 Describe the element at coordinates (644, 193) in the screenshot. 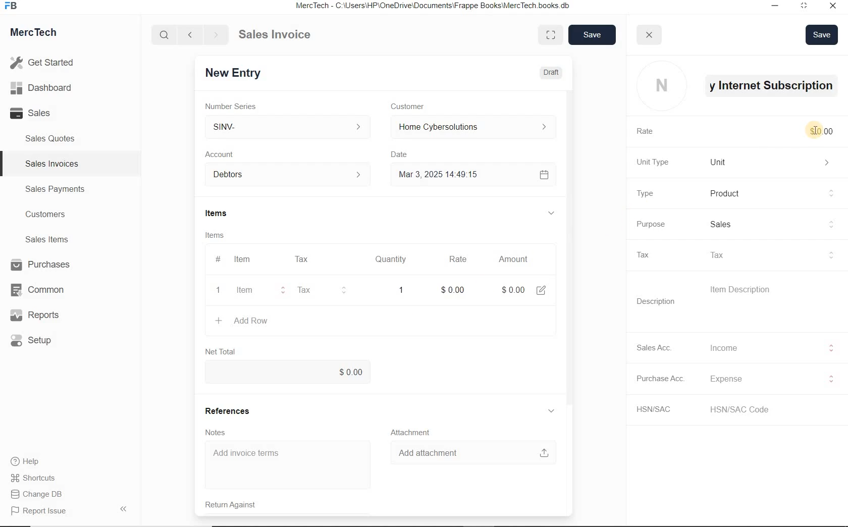

I see `Type` at that location.